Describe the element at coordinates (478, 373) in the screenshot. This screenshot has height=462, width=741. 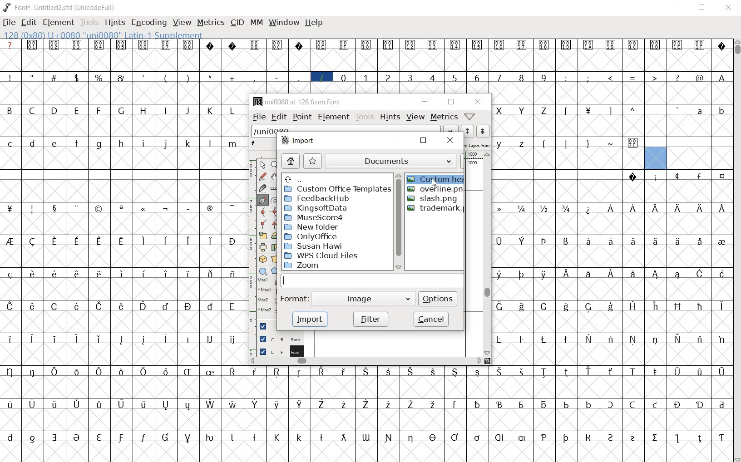
I see `glyph` at that location.